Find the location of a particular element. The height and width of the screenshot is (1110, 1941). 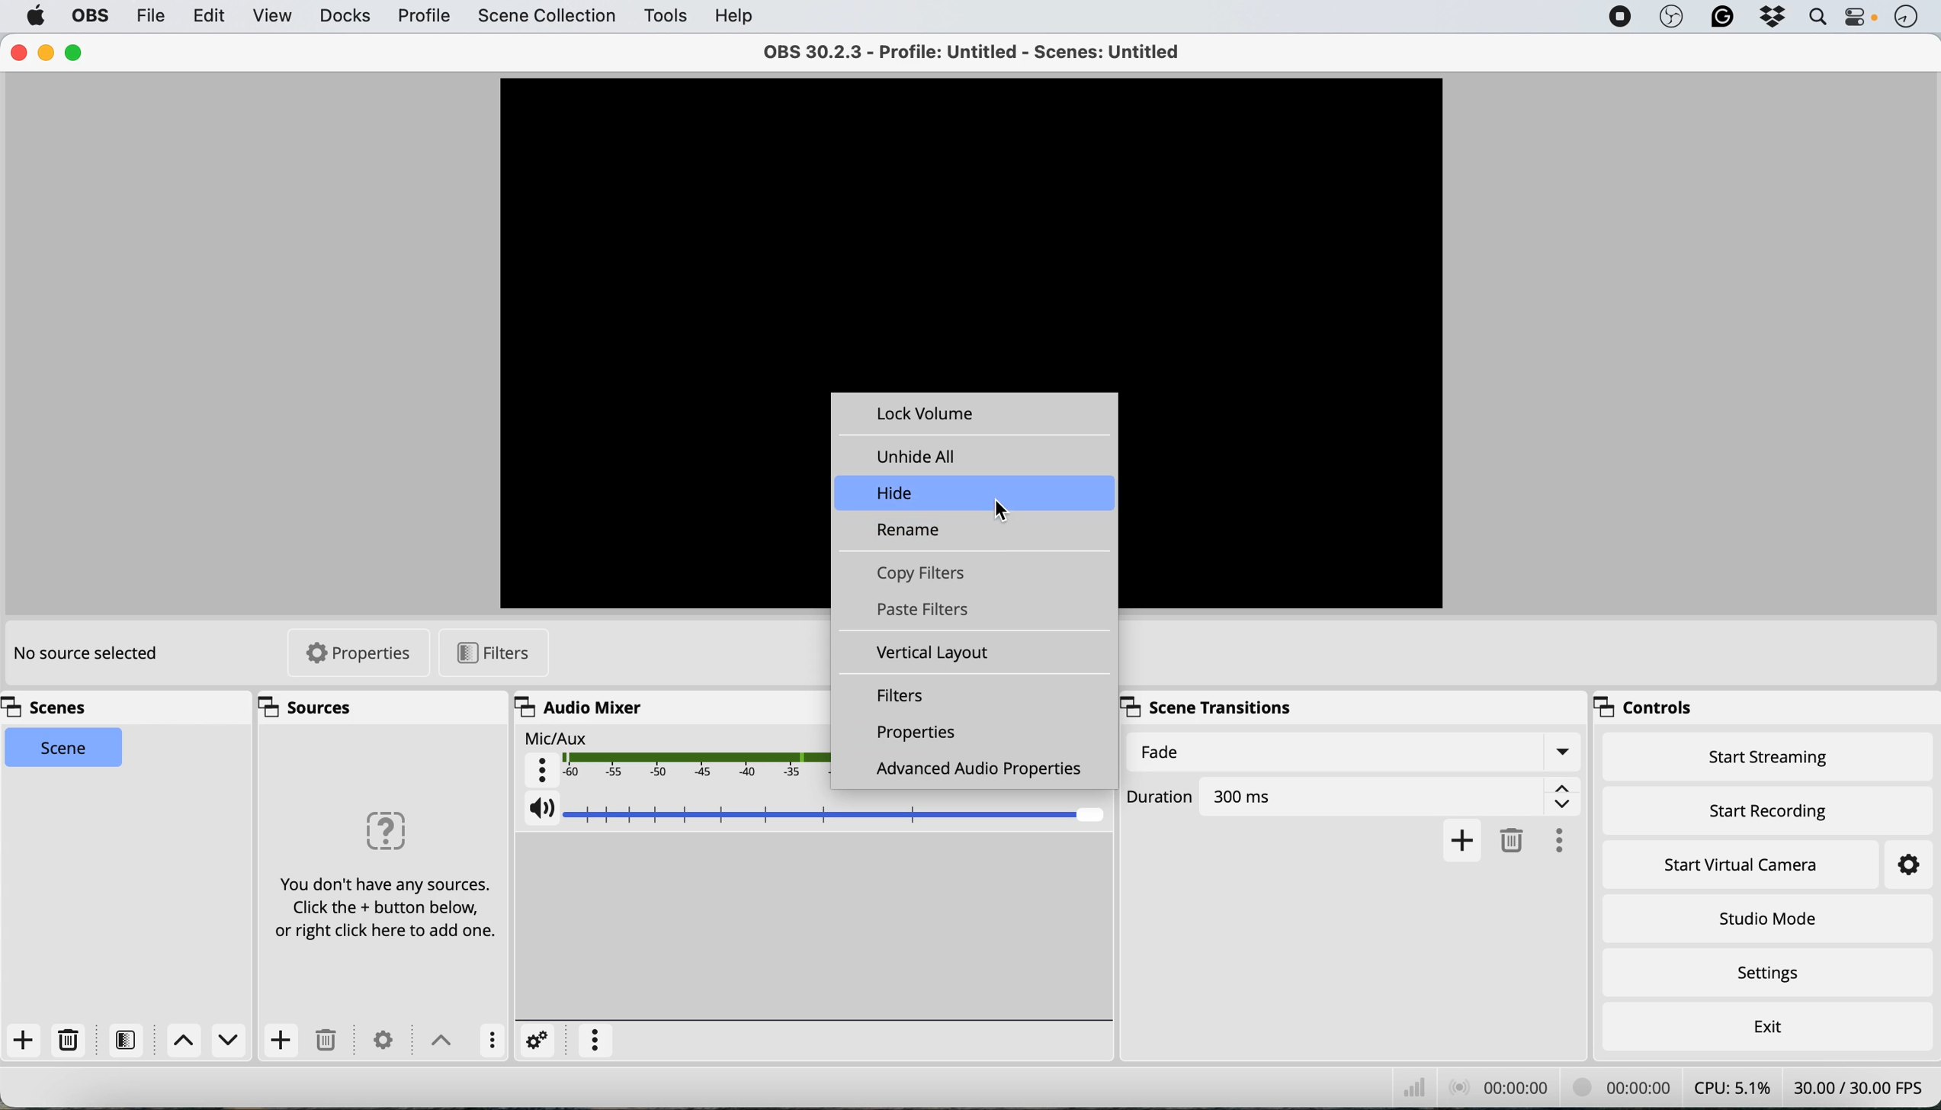

studio mode is located at coordinates (1763, 919).